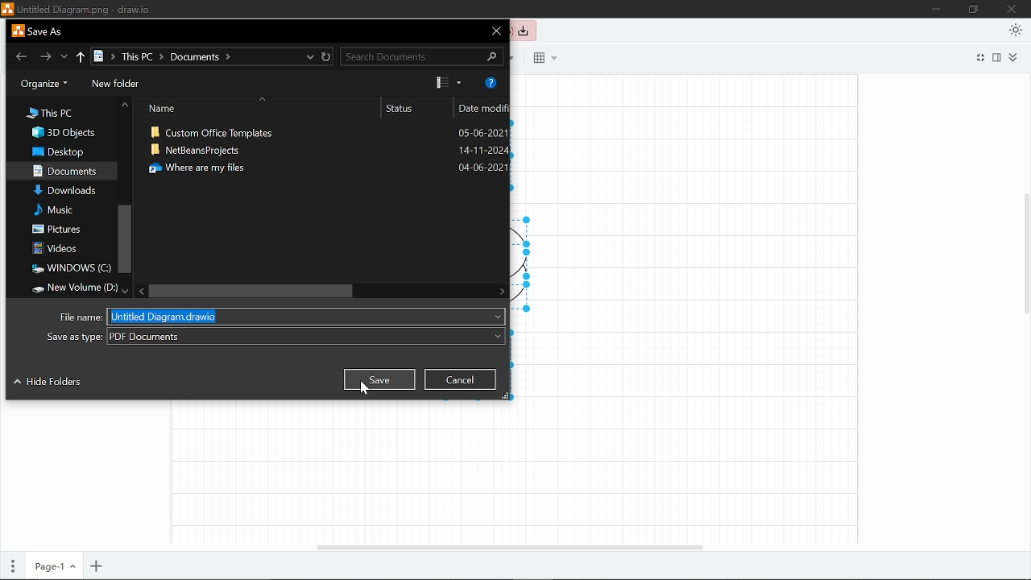 Image resolution: width=1031 pixels, height=580 pixels. Describe the element at coordinates (501, 291) in the screenshot. I see `Move right in "Documents"` at that location.